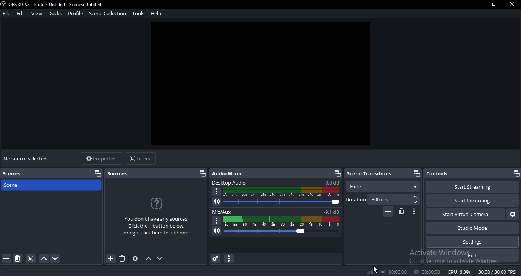 This screenshot has height=276, width=521. I want to click on You don't have any sources.
Click the + button below,
or right click here to add one., so click(155, 225).